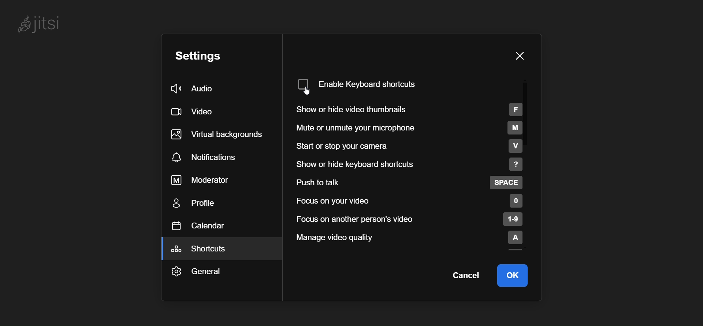  Describe the element at coordinates (212, 158) in the screenshot. I see `notification` at that location.